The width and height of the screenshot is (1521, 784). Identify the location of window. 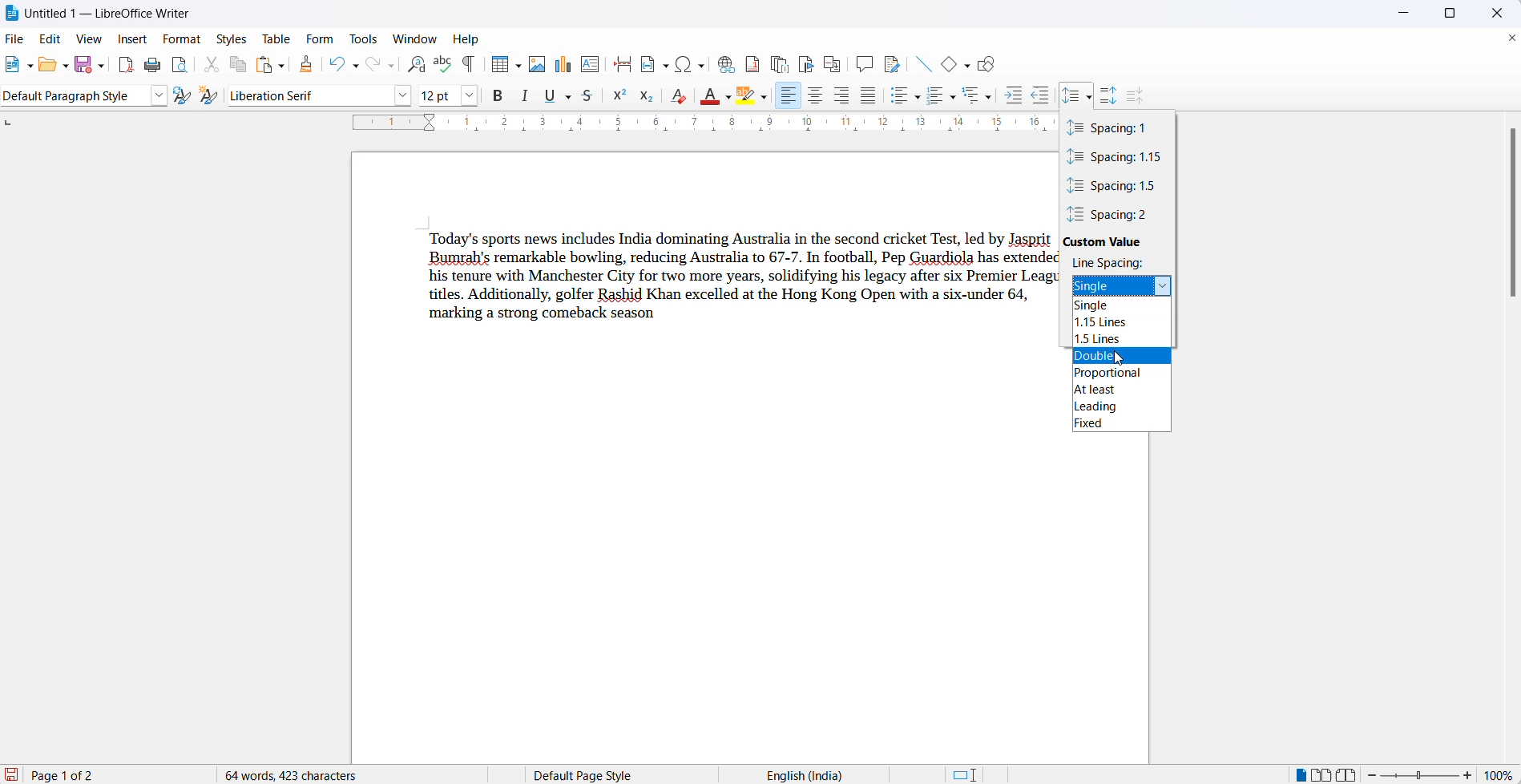
(415, 39).